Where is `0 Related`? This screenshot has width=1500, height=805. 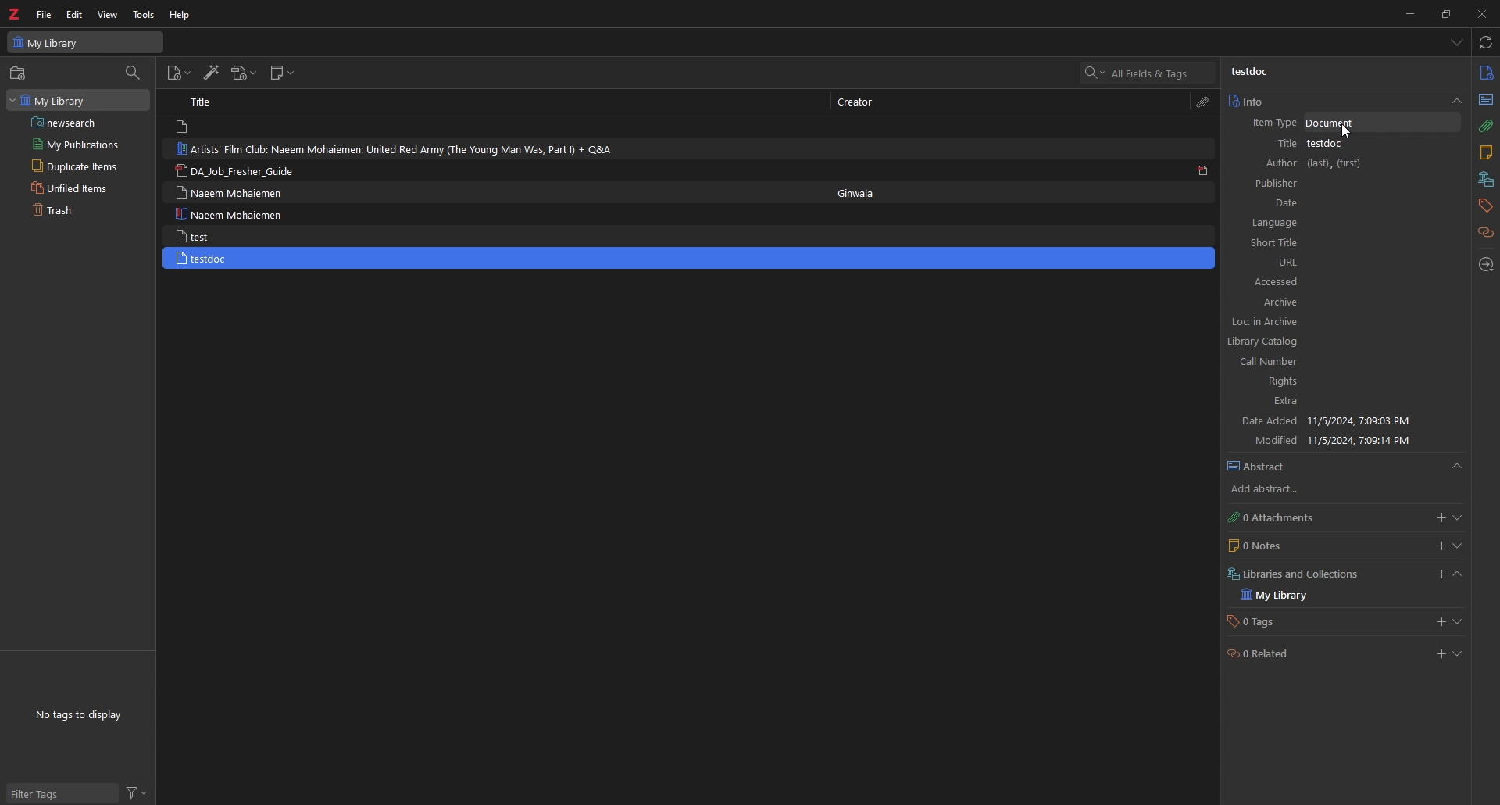 0 Related is located at coordinates (1273, 653).